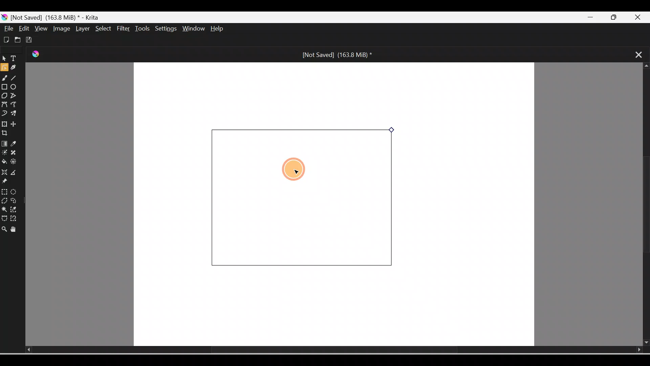 Image resolution: width=650 pixels, height=366 pixels. Describe the element at coordinates (618, 18) in the screenshot. I see `Maximize` at that location.